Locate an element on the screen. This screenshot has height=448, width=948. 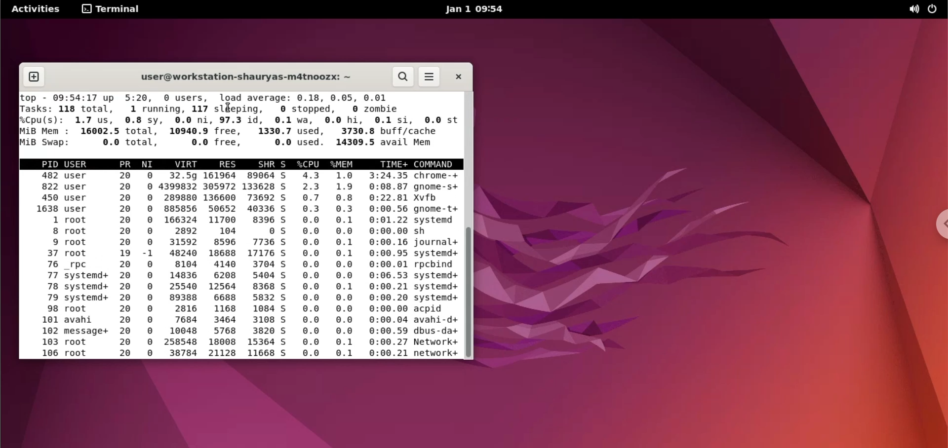
CPU usage is located at coordinates (313, 266).